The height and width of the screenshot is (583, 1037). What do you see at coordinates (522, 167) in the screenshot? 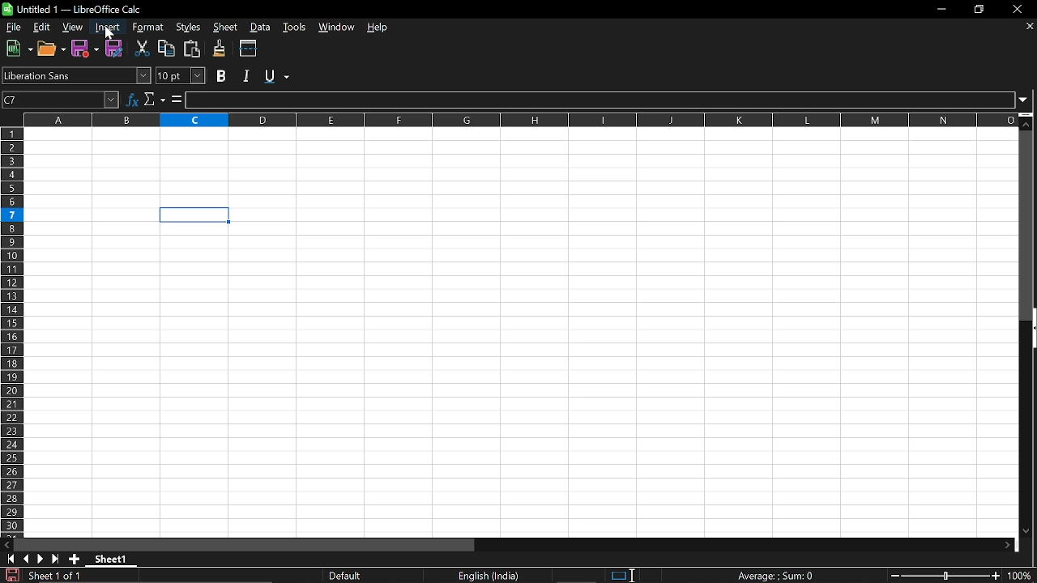
I see `Fillable cells` at bounding box center [522, 167].